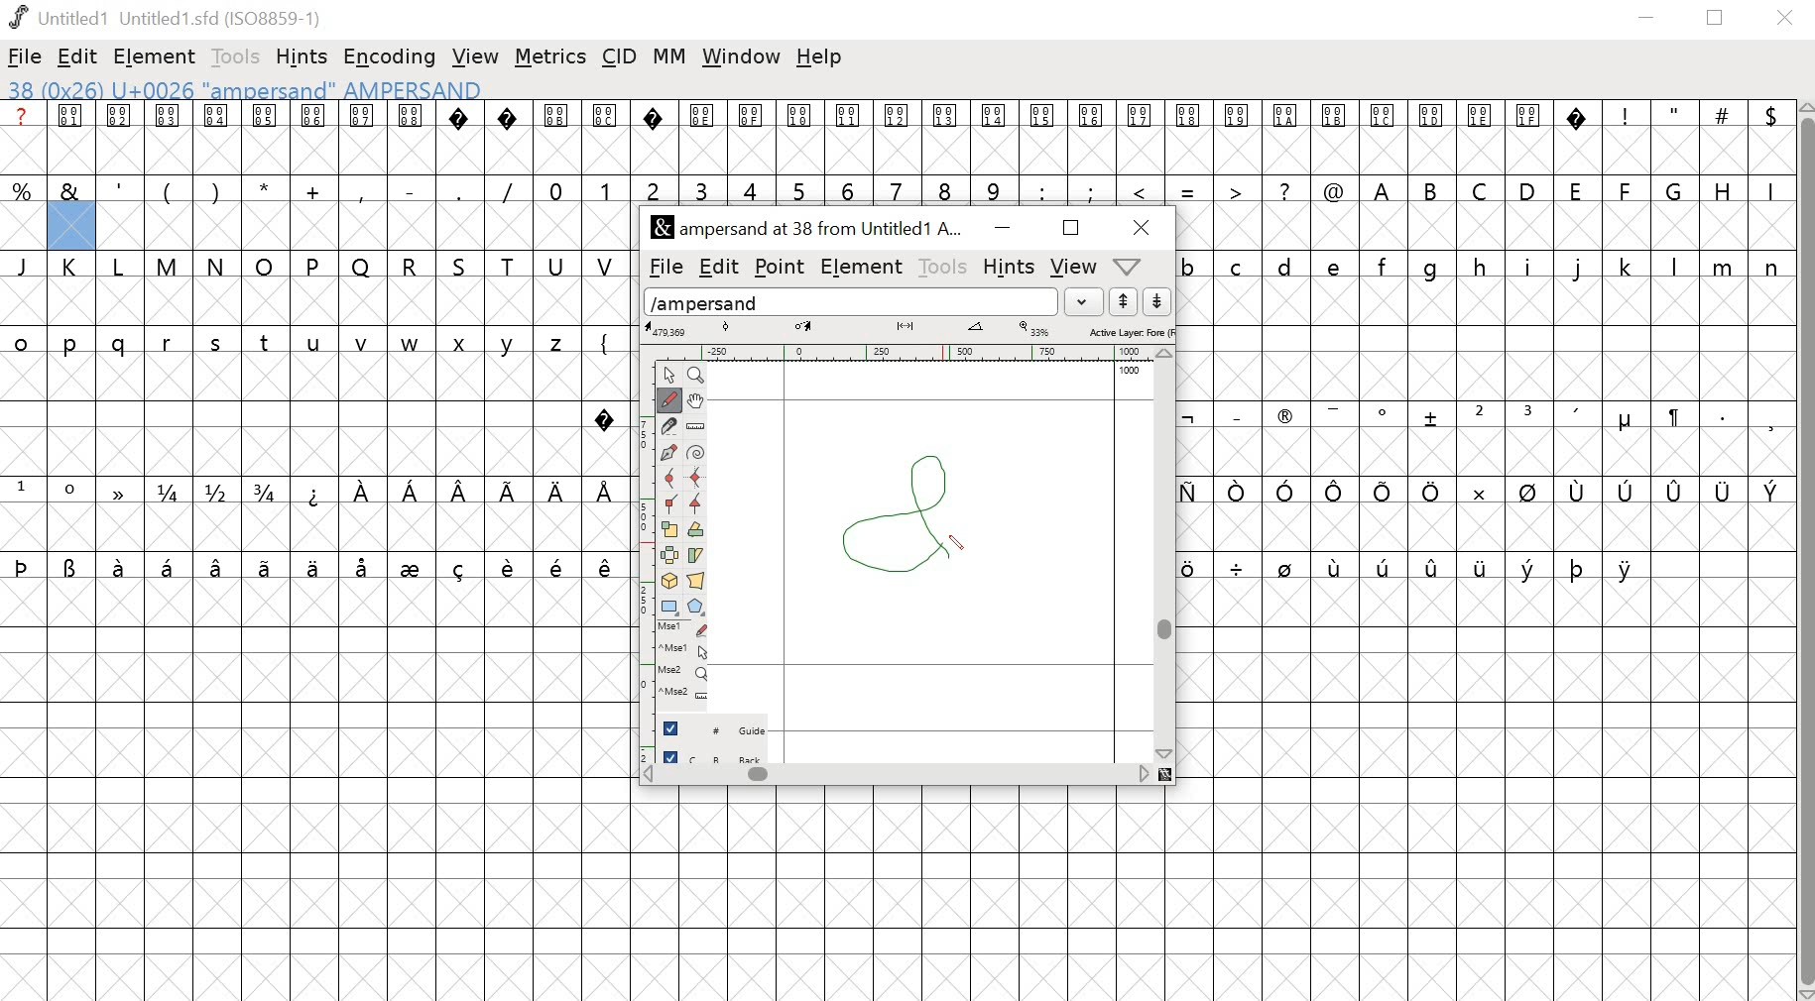  Describe the element at coordinates (1285, 266) in the screenshot. I see `d` at that location.